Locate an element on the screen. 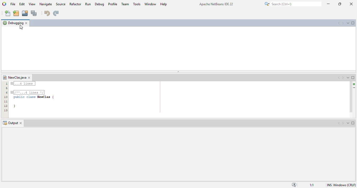 The image size is (357, 188). close window is located at coordinates (29, 78).